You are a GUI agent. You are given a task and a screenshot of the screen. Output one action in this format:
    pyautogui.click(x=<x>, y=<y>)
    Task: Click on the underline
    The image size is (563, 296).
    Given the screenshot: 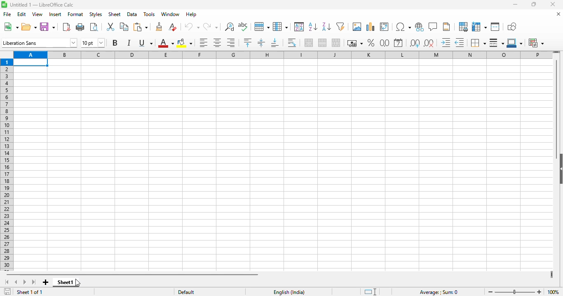 What is the action you would take?
    pyautogui.click(x=145, y=43)
    